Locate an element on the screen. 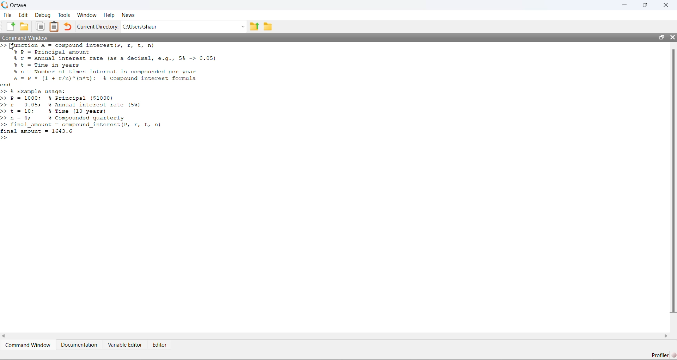  Editor is located at coordinates (160, 345).